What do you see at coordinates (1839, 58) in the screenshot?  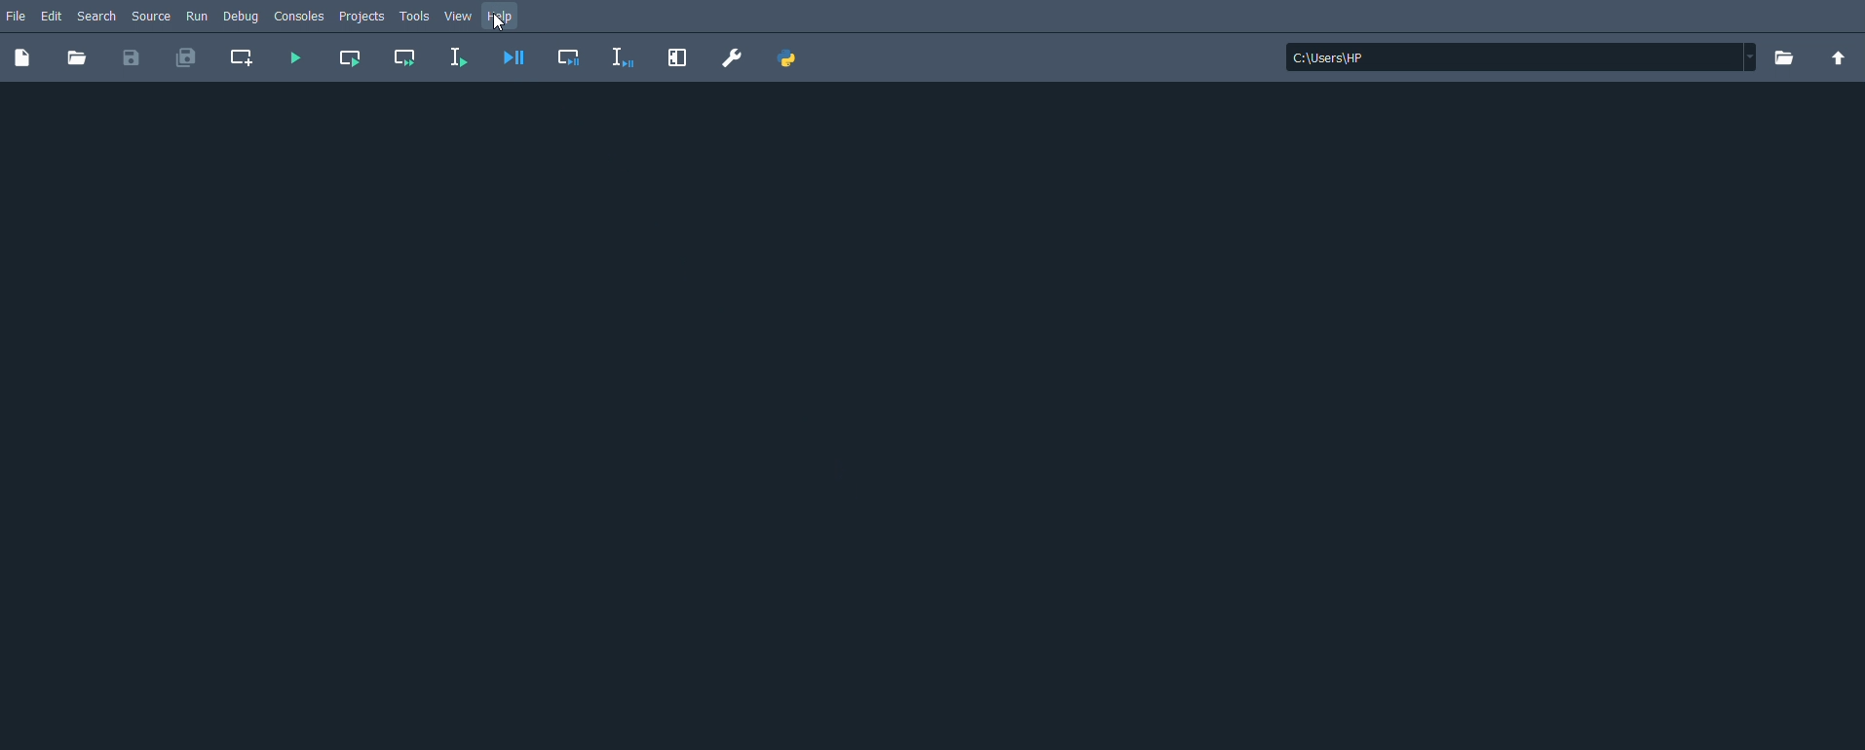 I see `Change to parent directory` at bounding box center [1839, 58].